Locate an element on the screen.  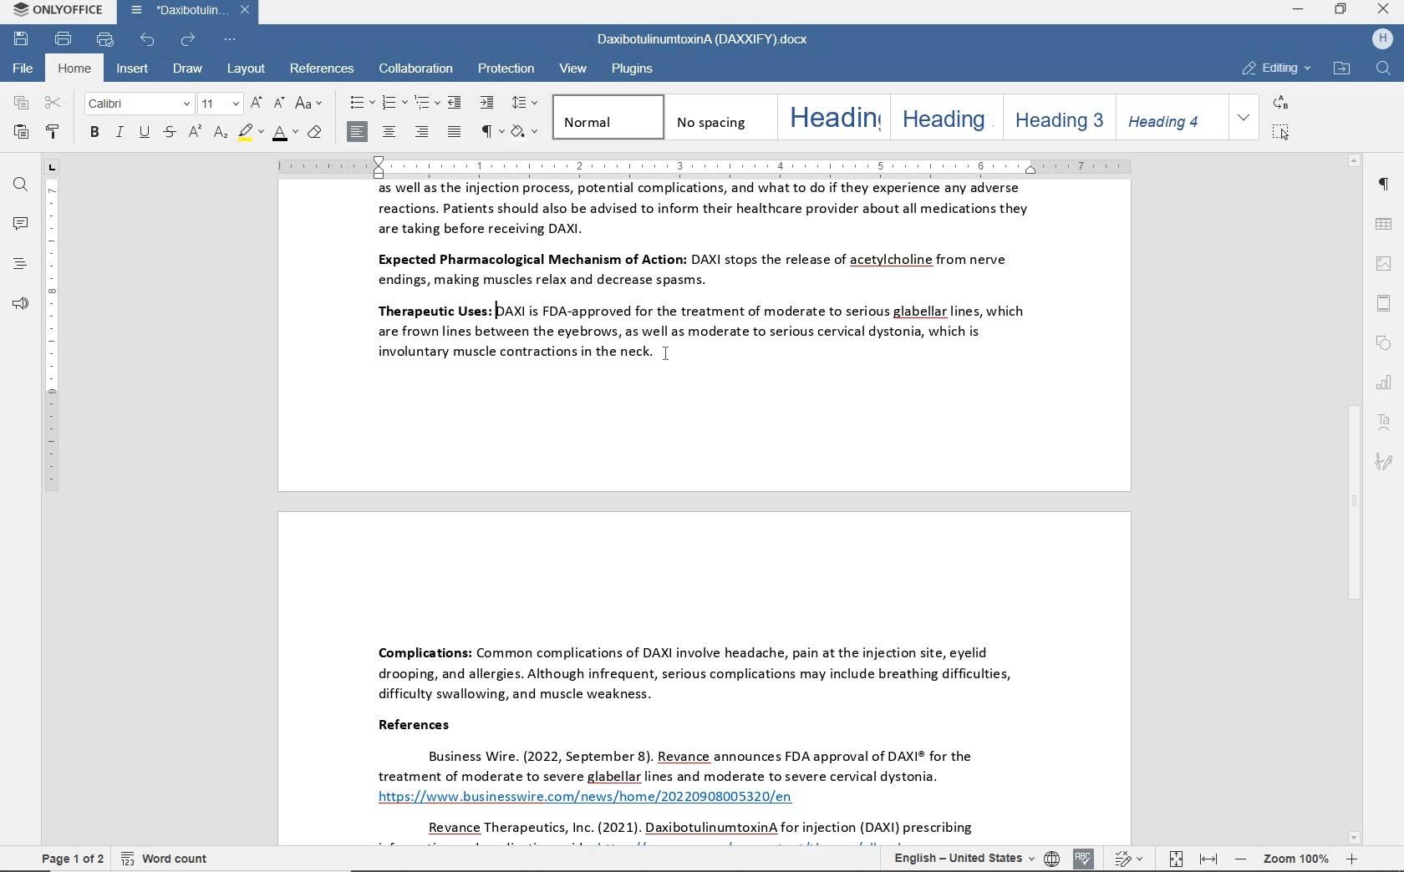
draw is located at coordinates (190, 71).